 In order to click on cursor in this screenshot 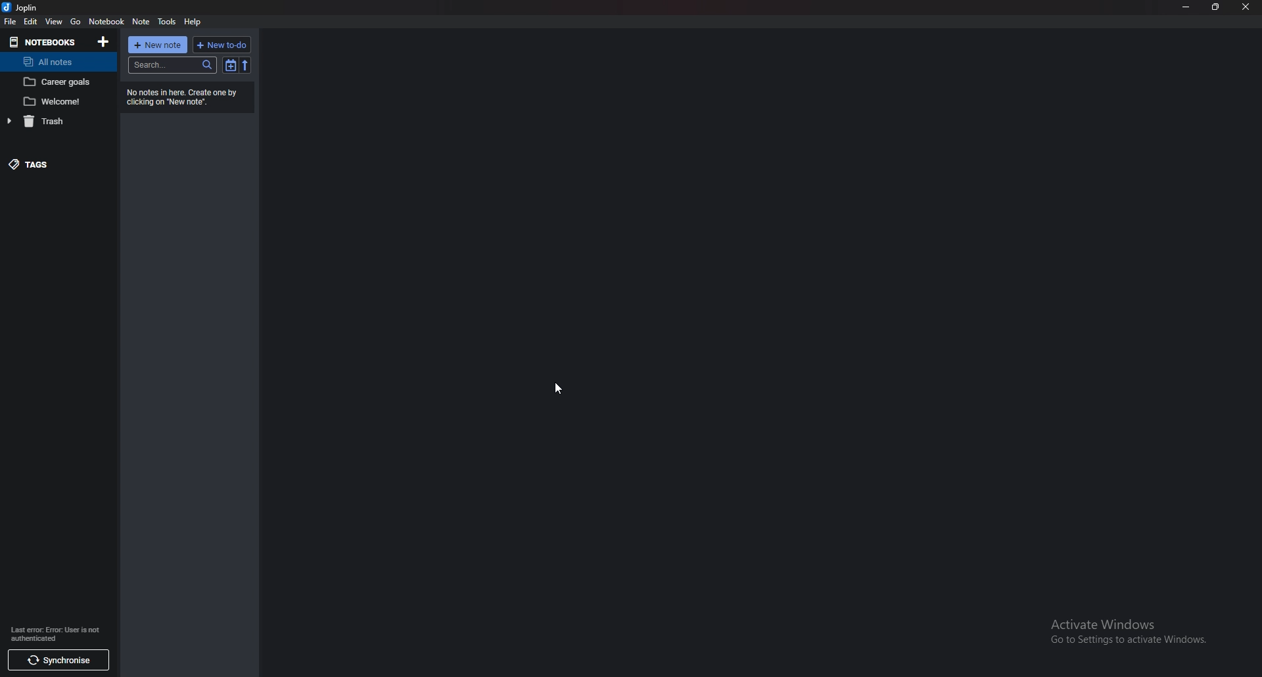, I will do `click(558, 386)`.